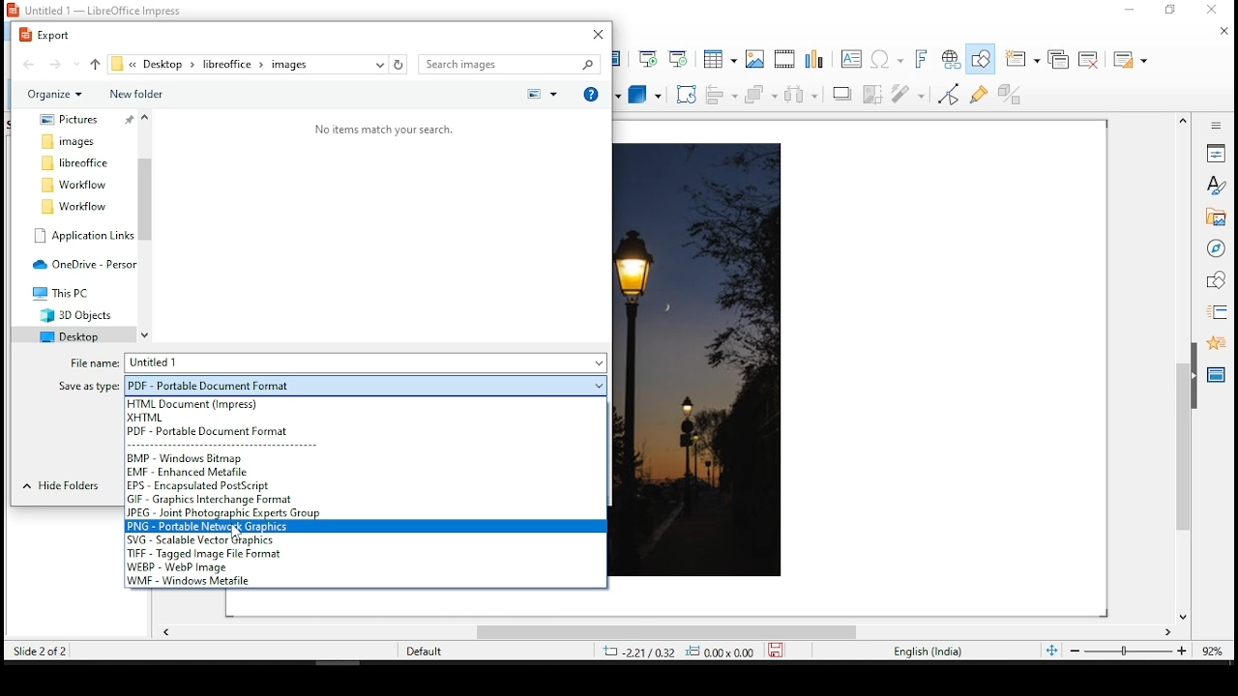 The width and height of the screenshot is (1238, 696). Describe the element at coordinates (1220, 313) in the screenshot. I see `slide transition` at that location.